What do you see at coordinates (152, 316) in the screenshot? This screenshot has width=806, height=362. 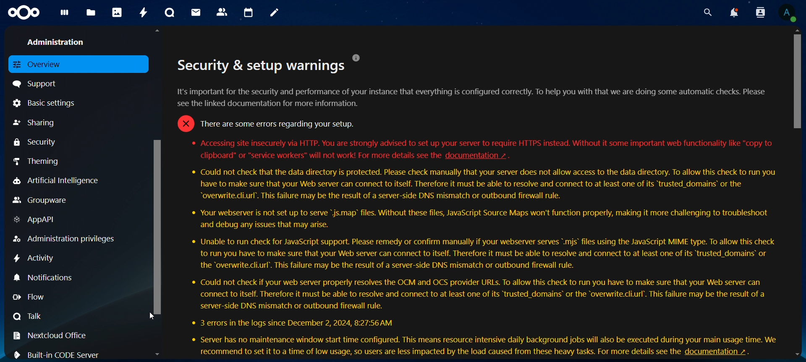 I see `cursor` at bounding box center [152, 316].